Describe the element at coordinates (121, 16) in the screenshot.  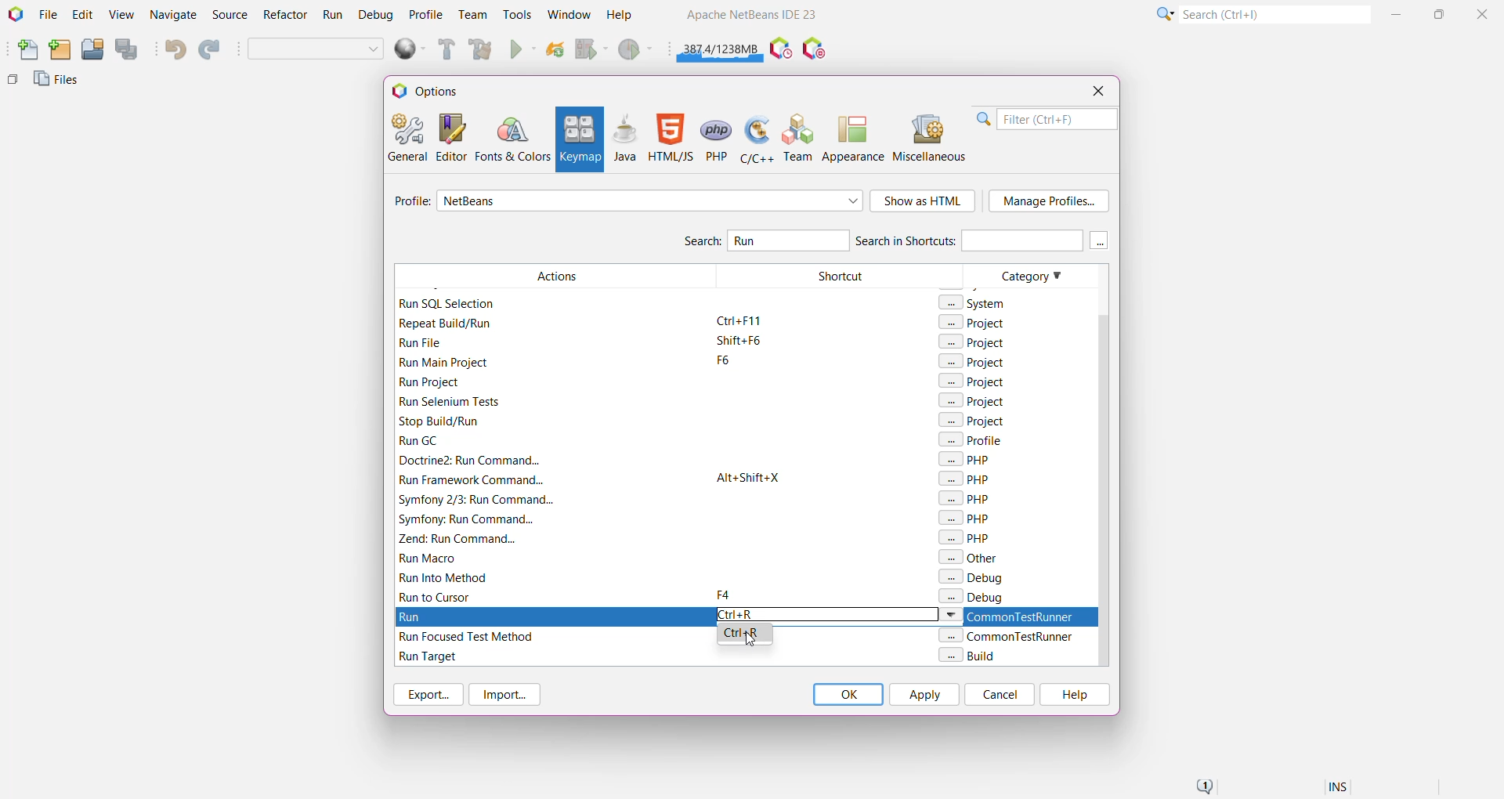
I see `View` at that location.